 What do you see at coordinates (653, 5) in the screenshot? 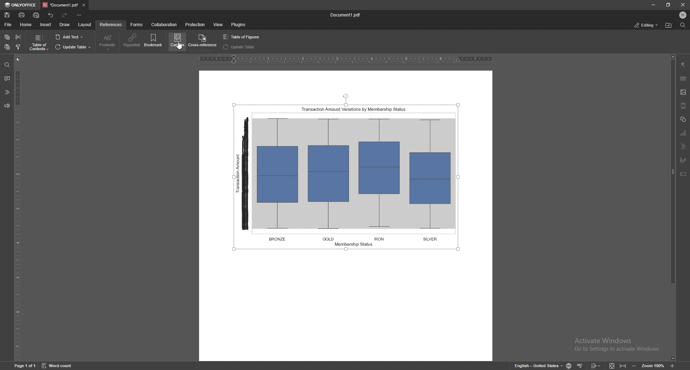
I see `minimize` at bounding box center [653, 5].